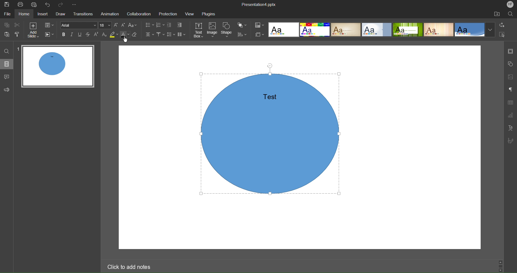 The image size is (517, 273). I want to click on Scroll down , so click(501, 271).